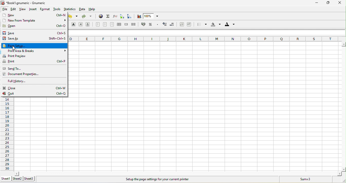 The height and width of the screenshot is (183, 346). What do you see at coordinates (14, 9) in the screenshot?
I see `edit` at bounding box center [14, 9].